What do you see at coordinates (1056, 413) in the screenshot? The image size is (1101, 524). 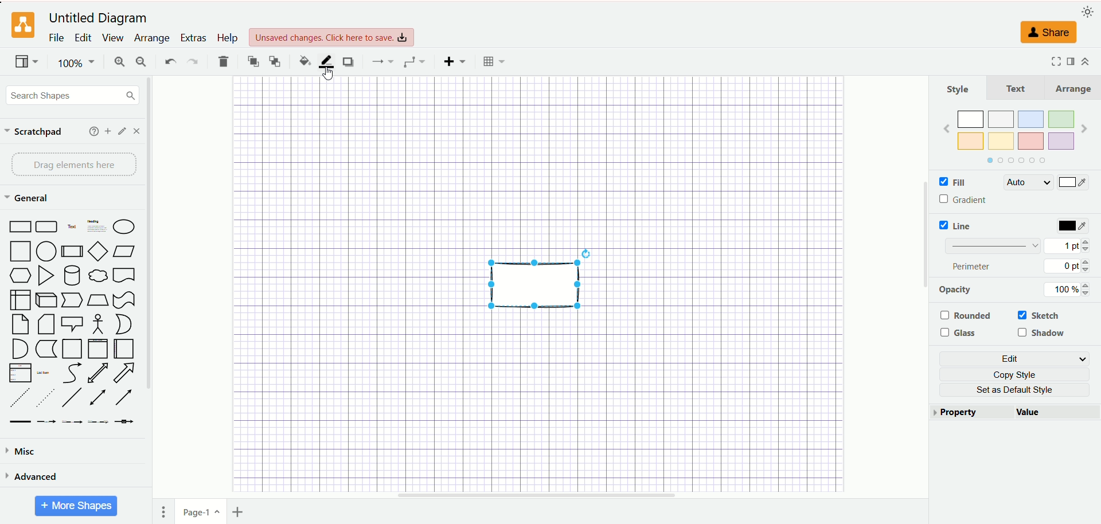 I see `value` at bounding box center [1056, 413].